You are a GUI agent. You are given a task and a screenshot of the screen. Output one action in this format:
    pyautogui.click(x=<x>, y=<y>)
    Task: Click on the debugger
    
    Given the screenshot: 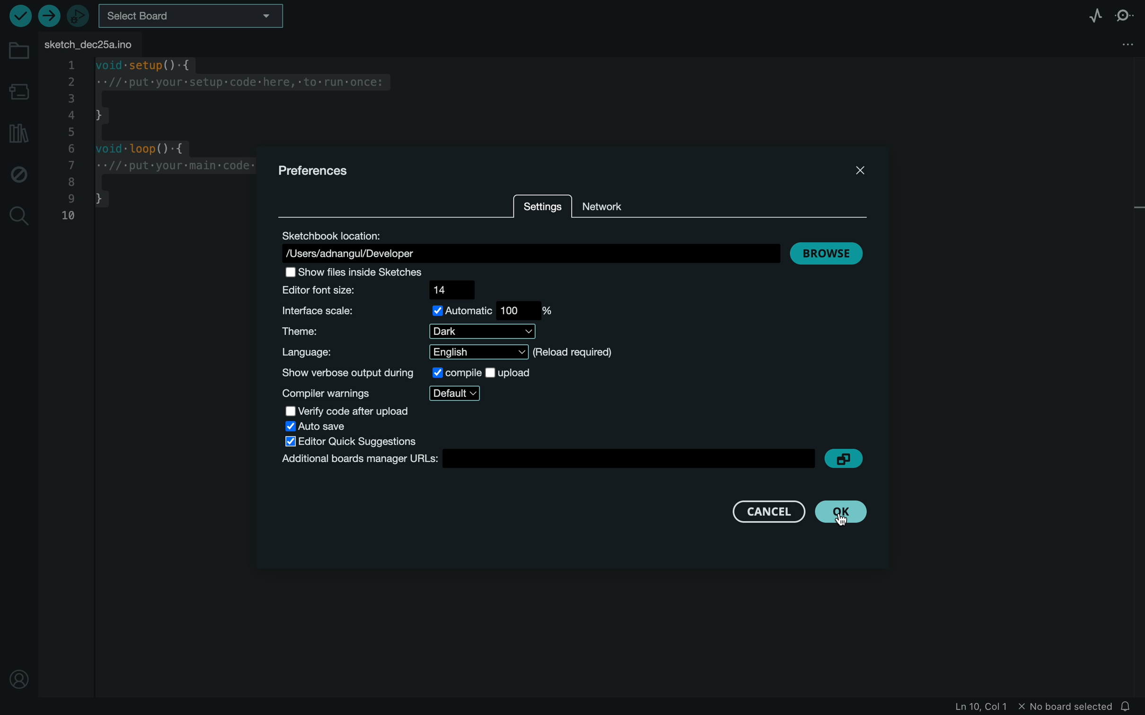 What is the action you would take?
    pyautogui.click(x=79, y=17)
    